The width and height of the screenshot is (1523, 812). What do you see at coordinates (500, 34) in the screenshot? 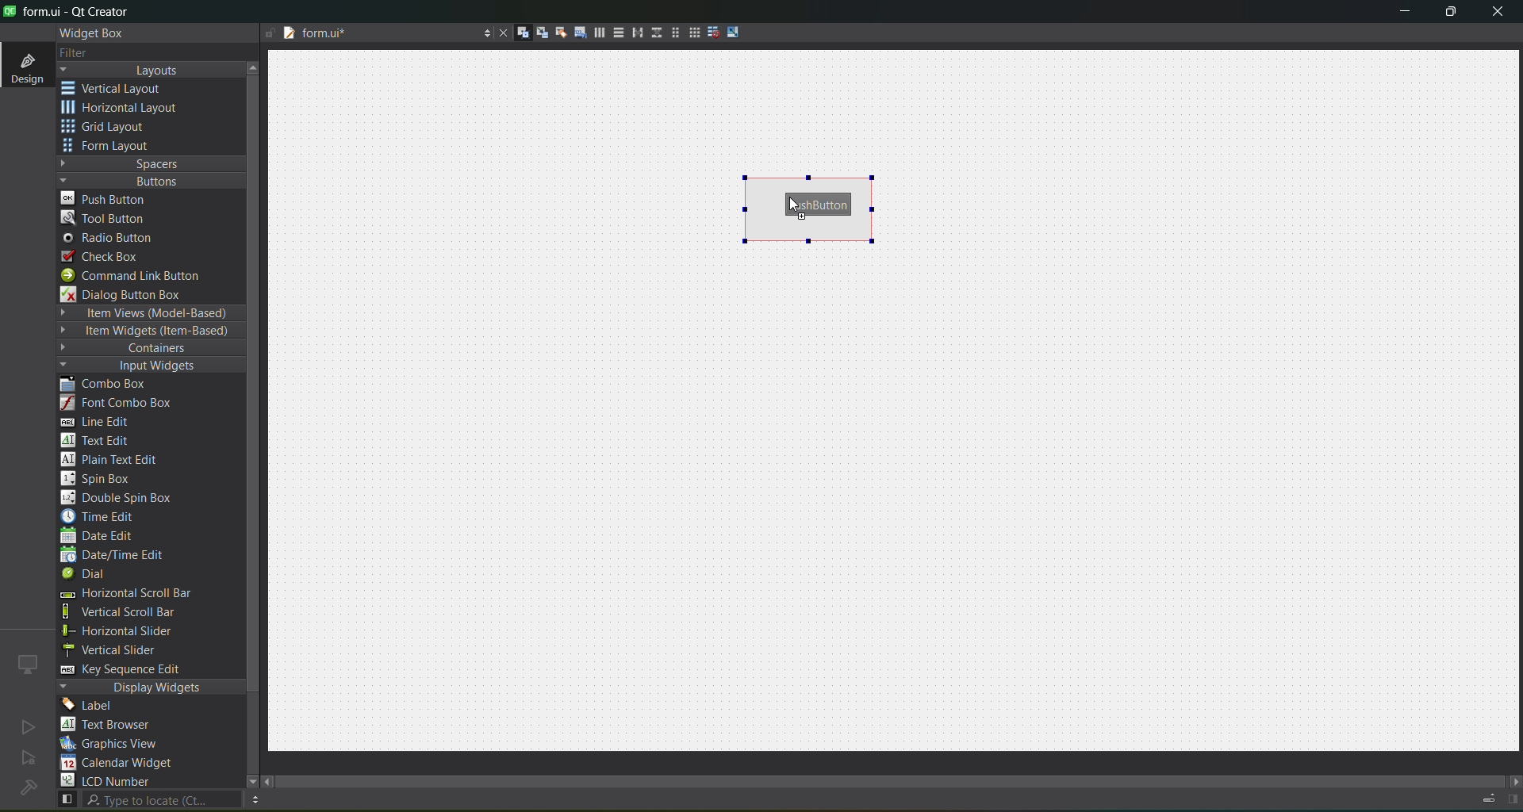
I see `close document` at bounding box center [500, 34].